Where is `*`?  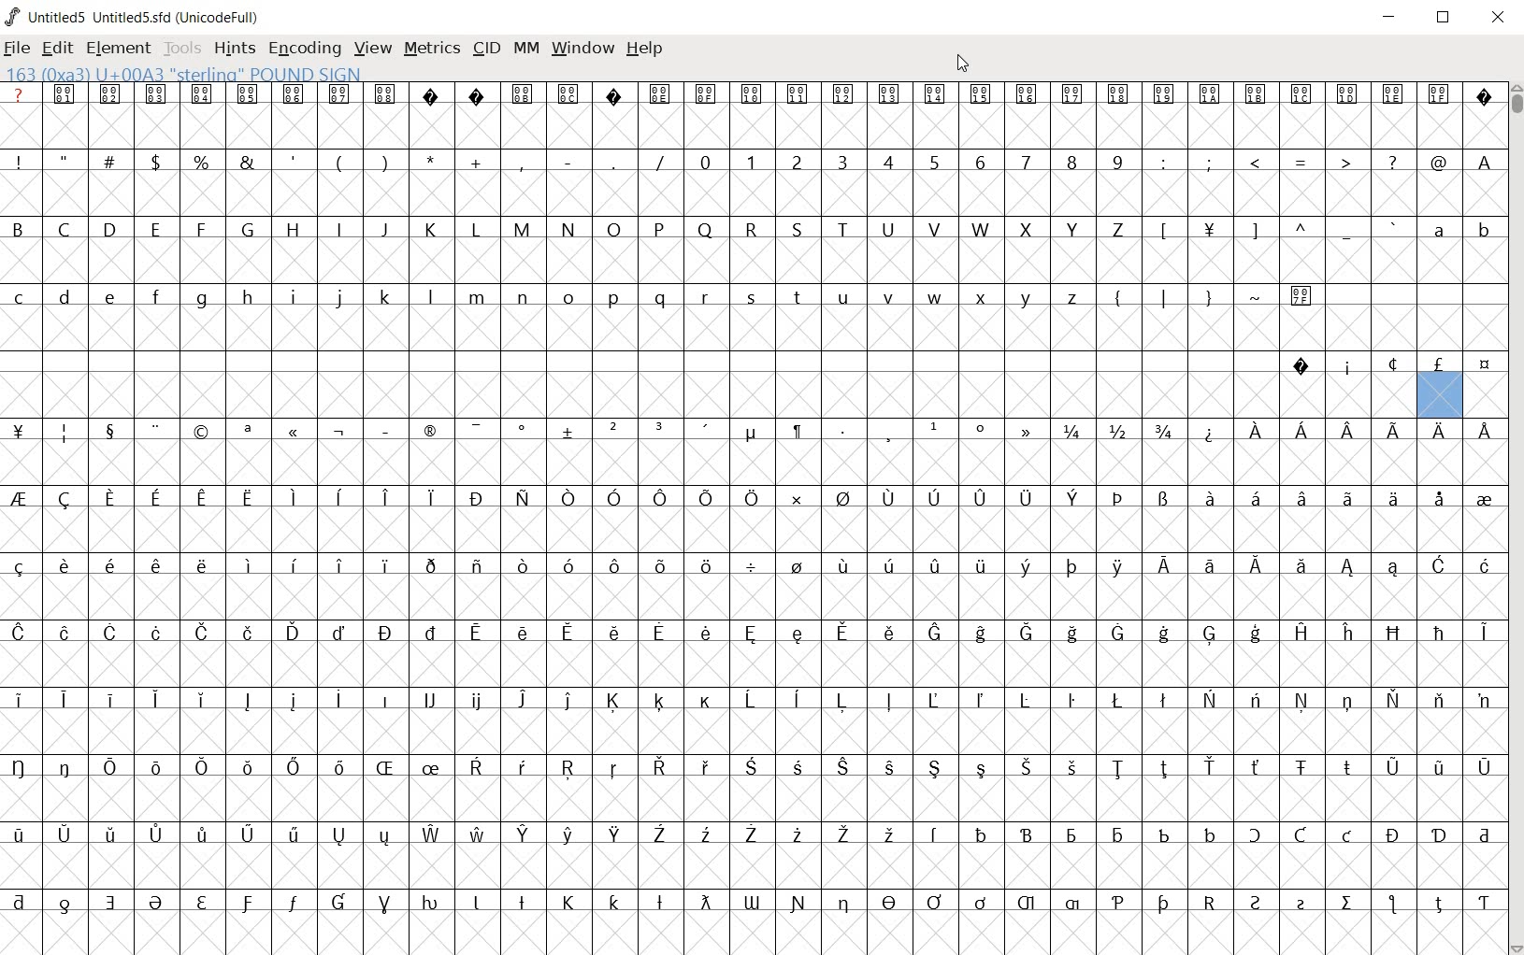
* is located at coordinates (433, 160).